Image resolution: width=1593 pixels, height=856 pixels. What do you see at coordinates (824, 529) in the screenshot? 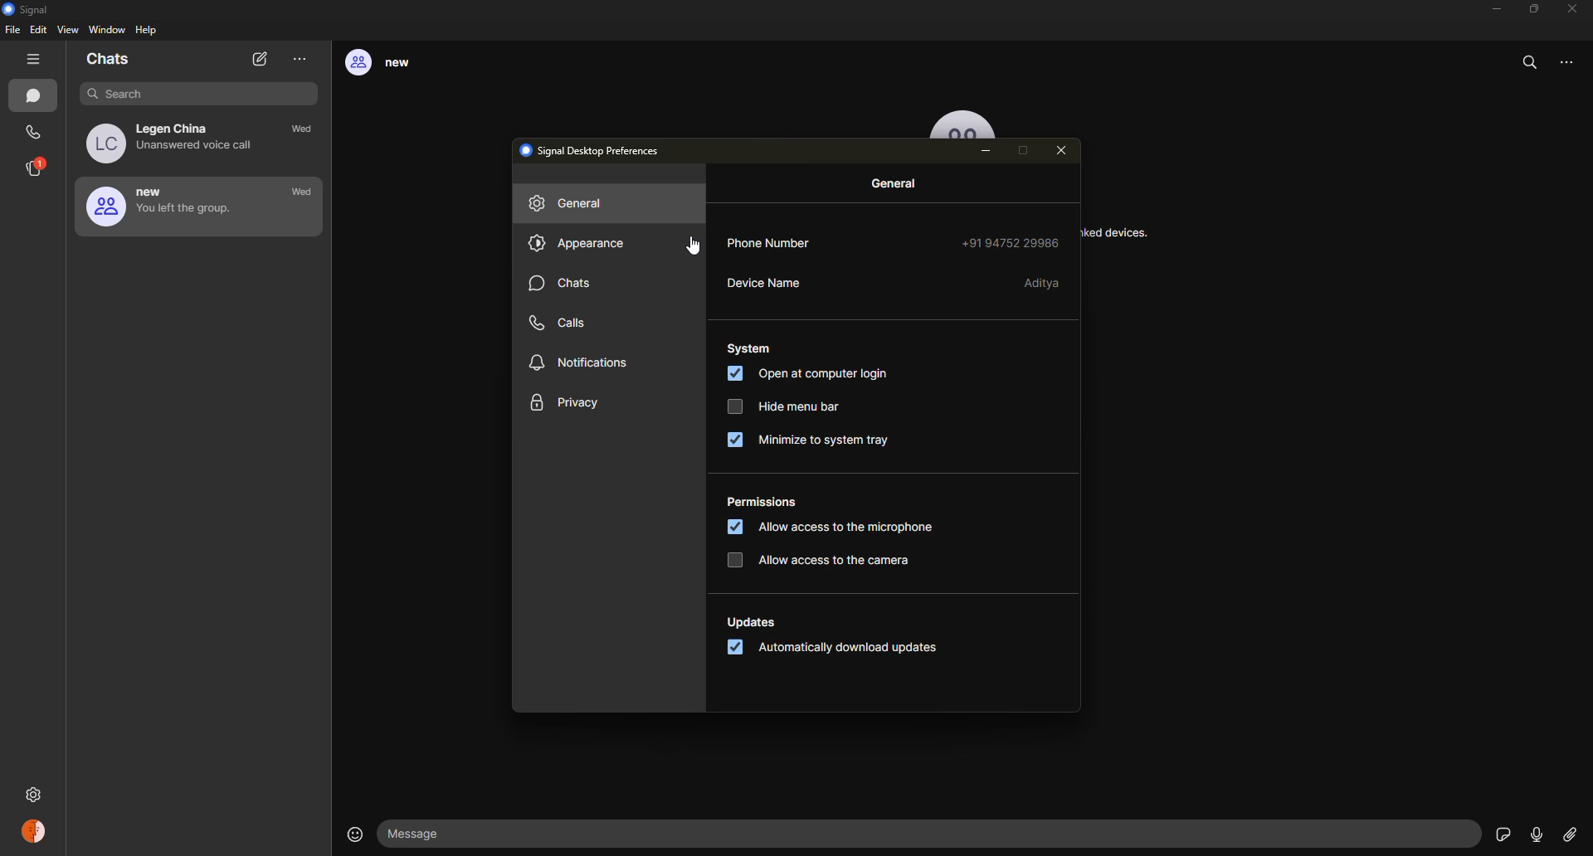
I see `allow access to mic` at bounding box center [824, 529].